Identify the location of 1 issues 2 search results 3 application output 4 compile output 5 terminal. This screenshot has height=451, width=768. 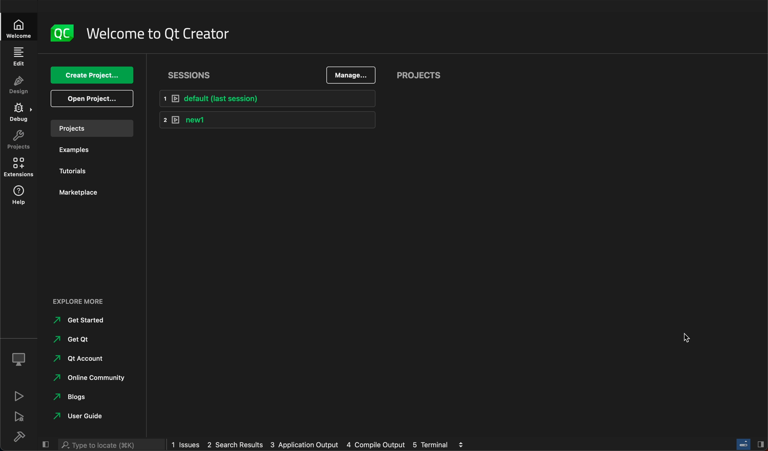
(311, 444).